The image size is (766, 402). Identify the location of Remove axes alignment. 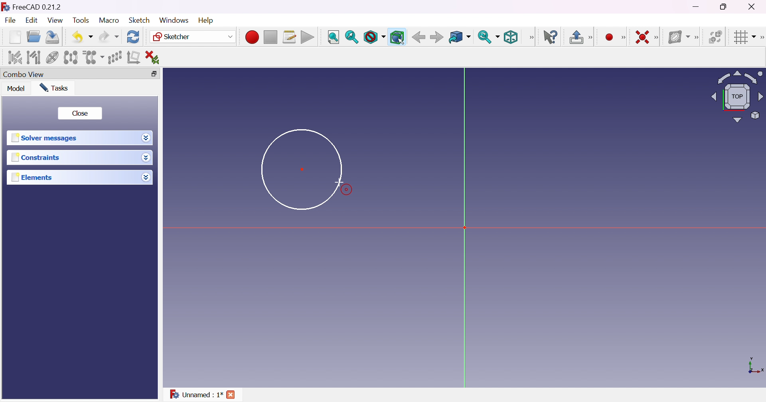
(134, 57).